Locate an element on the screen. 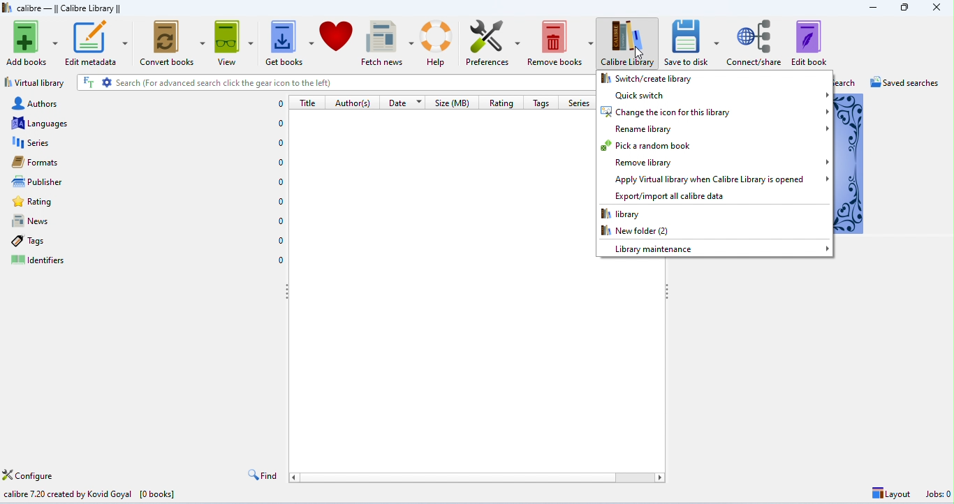 The height and width of the screenshot is (504, 954). new folder (2) is located at coordinates (712, 232).